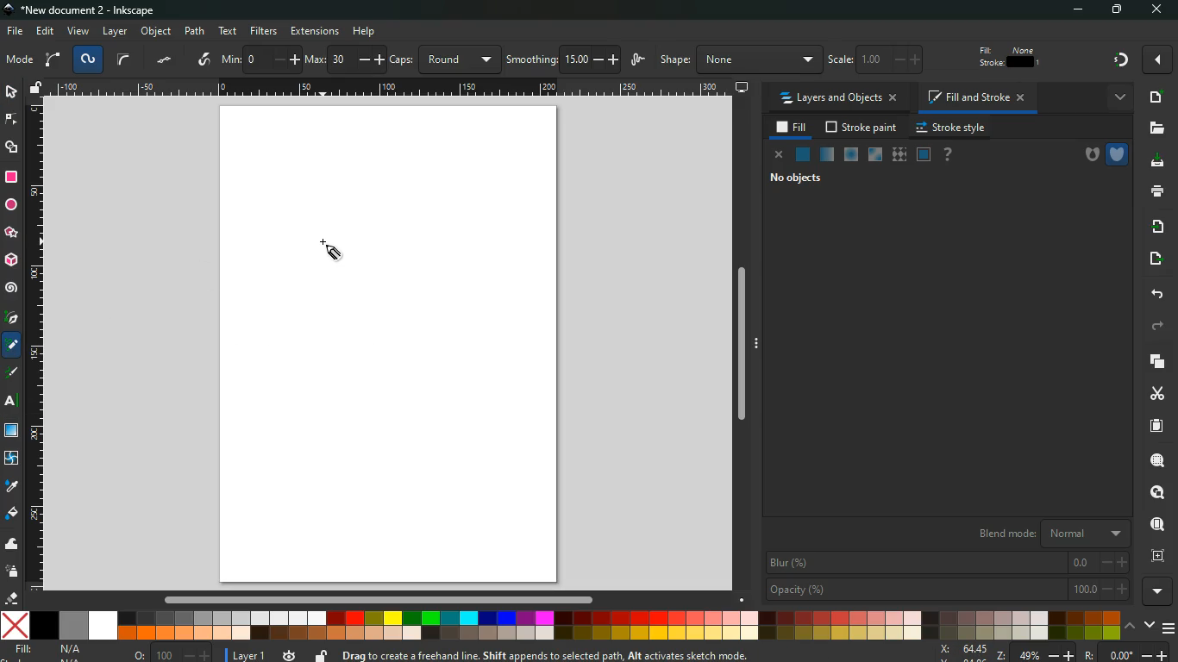  What do you see at coordinates (11, 233) in the screenshot?
I see `star` at bounding box center [11, 233].